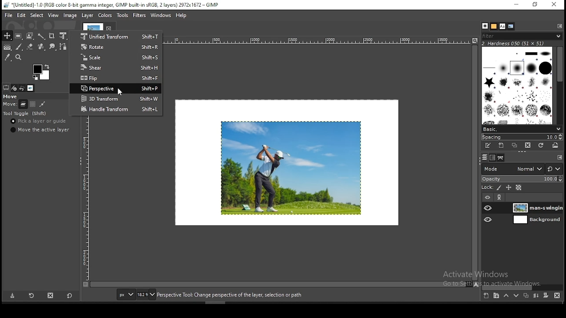 This screenshot has width=566, height=318. I want to click on lock alpha channel, so click(518, 188).